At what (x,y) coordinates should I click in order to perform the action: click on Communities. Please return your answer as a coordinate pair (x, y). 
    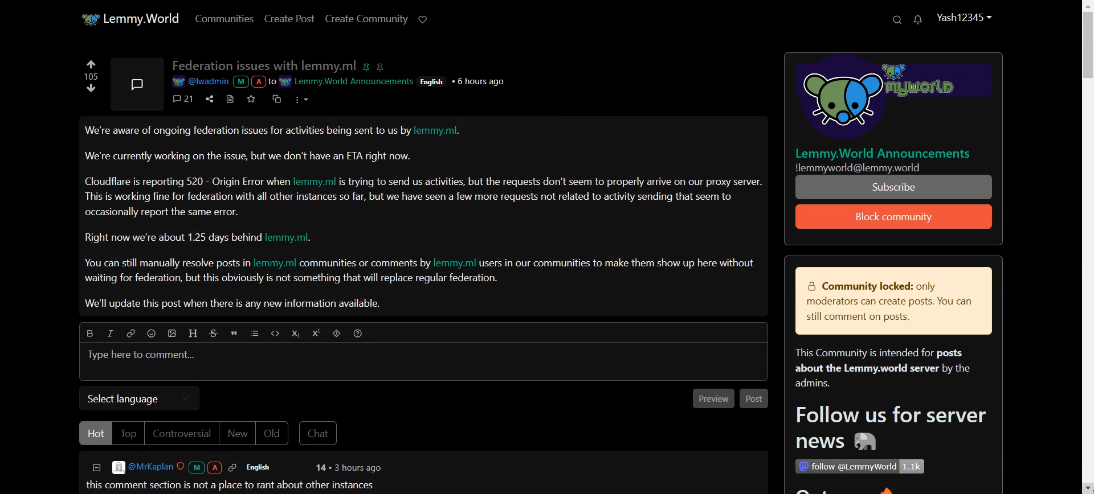
    Looking at the image, I should click on (224, 18).